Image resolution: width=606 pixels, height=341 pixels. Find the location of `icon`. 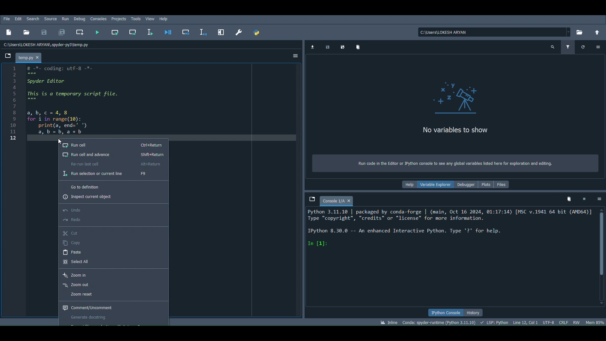

icon is located at coordinates (455, 98).